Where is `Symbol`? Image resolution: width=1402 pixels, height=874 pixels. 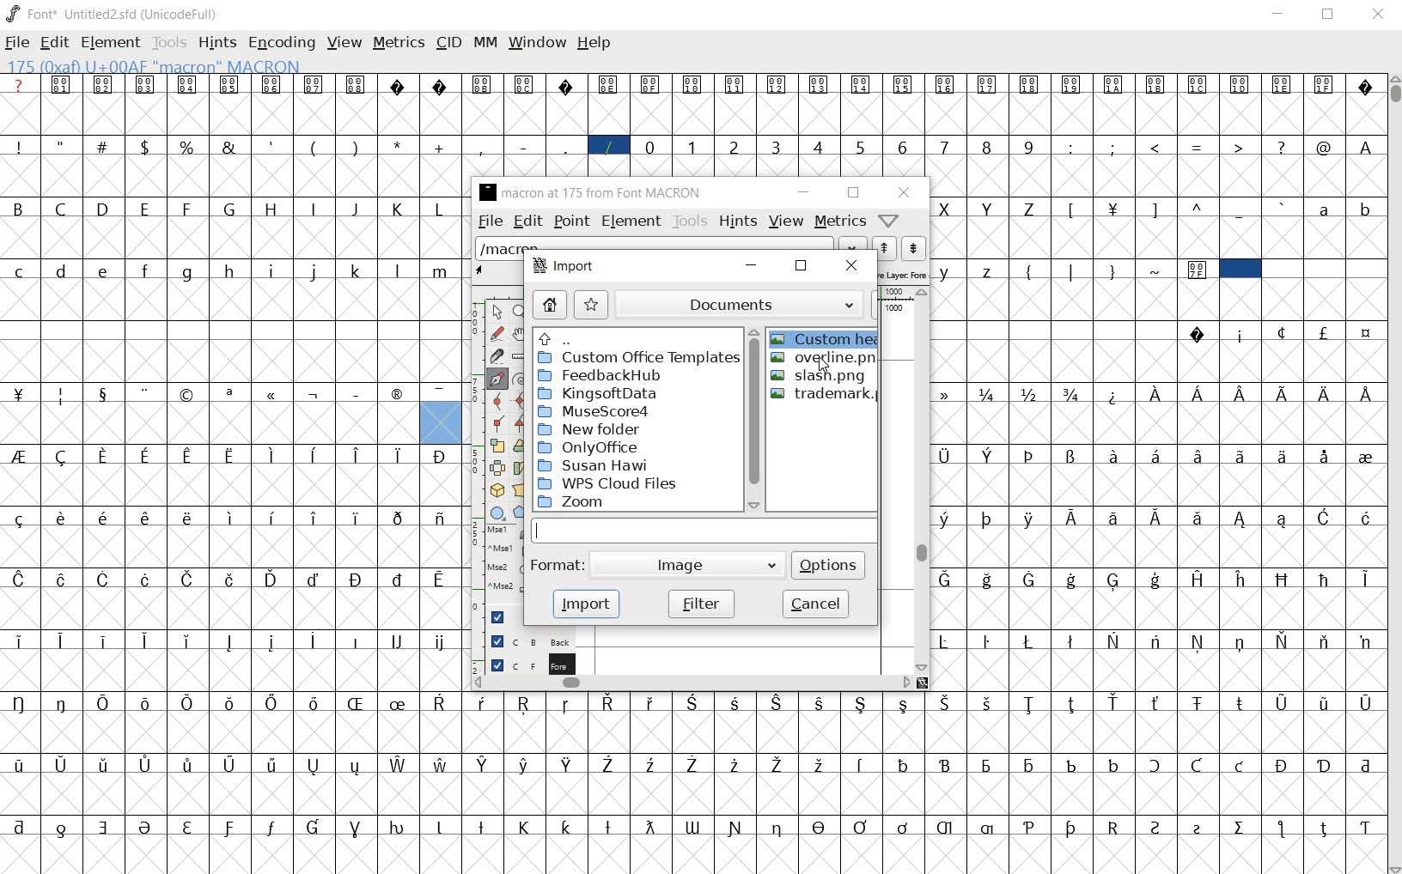
Symbol is located at coordinates (863, 762).